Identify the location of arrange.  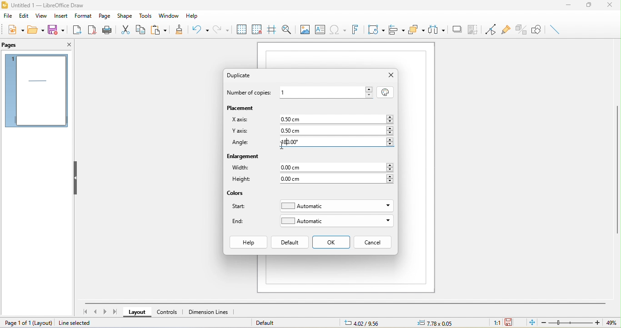
(417, 30).